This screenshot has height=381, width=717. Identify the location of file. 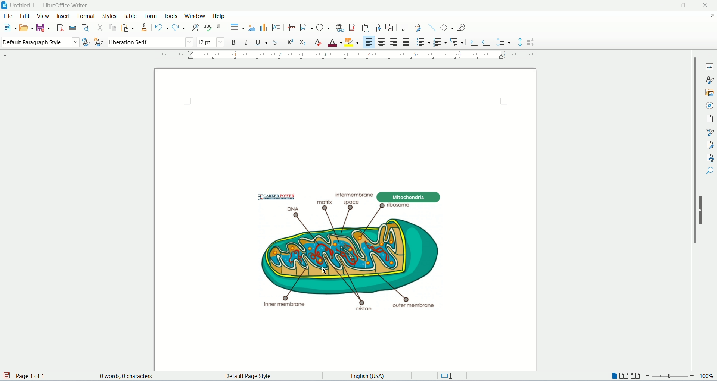
(9, 15).